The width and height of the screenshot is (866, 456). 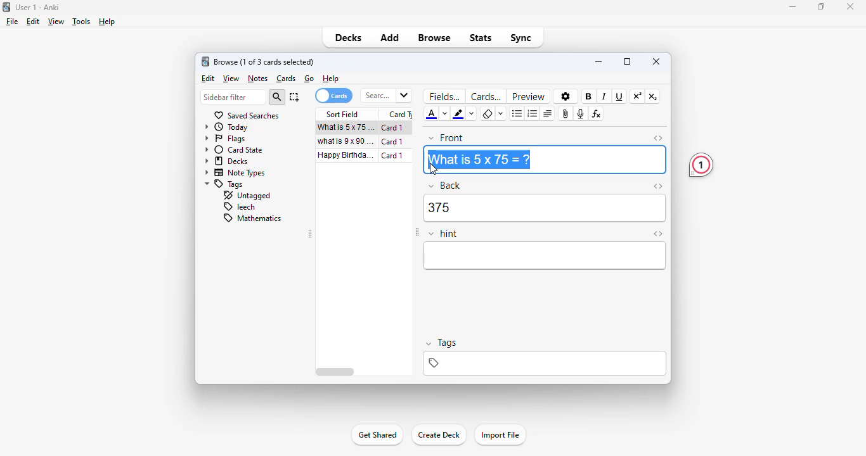 What do you see at coordinates (391, 37) in the screenshot?
I see `add` at bounding box center [391, 37].